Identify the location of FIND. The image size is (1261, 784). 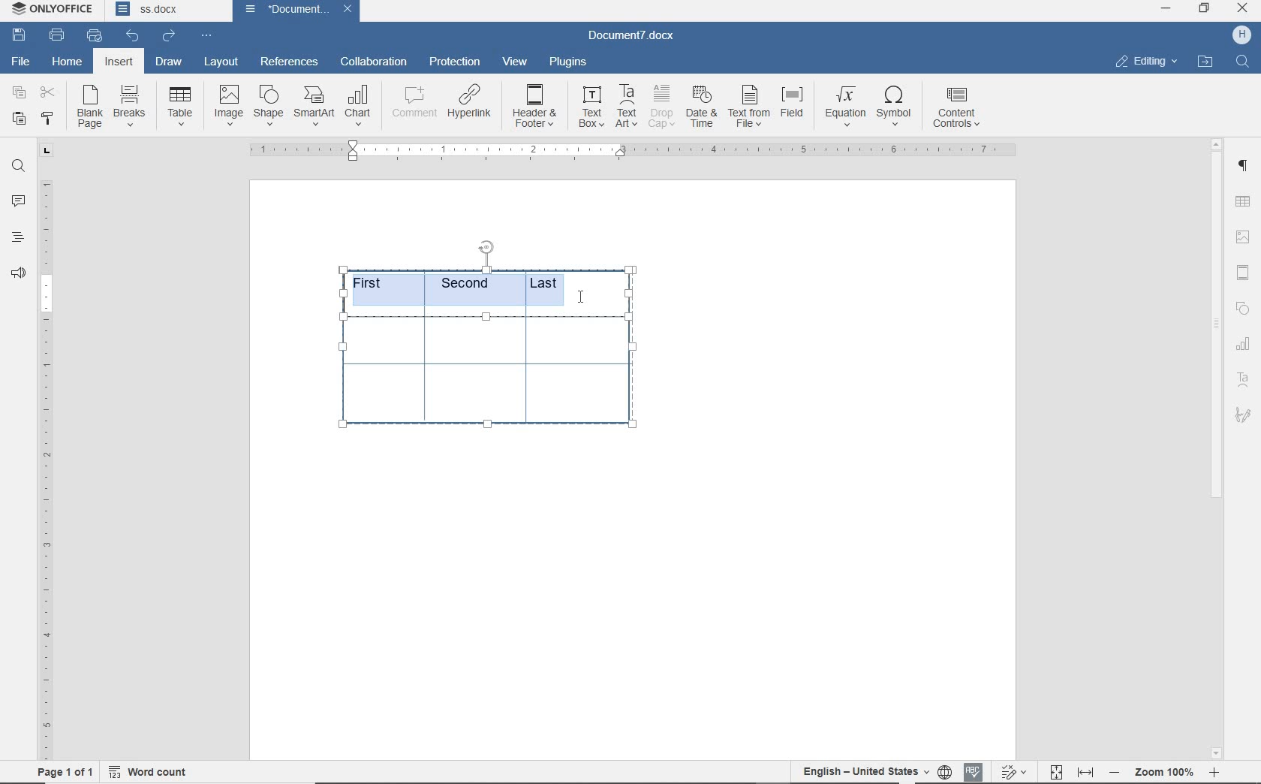
(1244, 62).